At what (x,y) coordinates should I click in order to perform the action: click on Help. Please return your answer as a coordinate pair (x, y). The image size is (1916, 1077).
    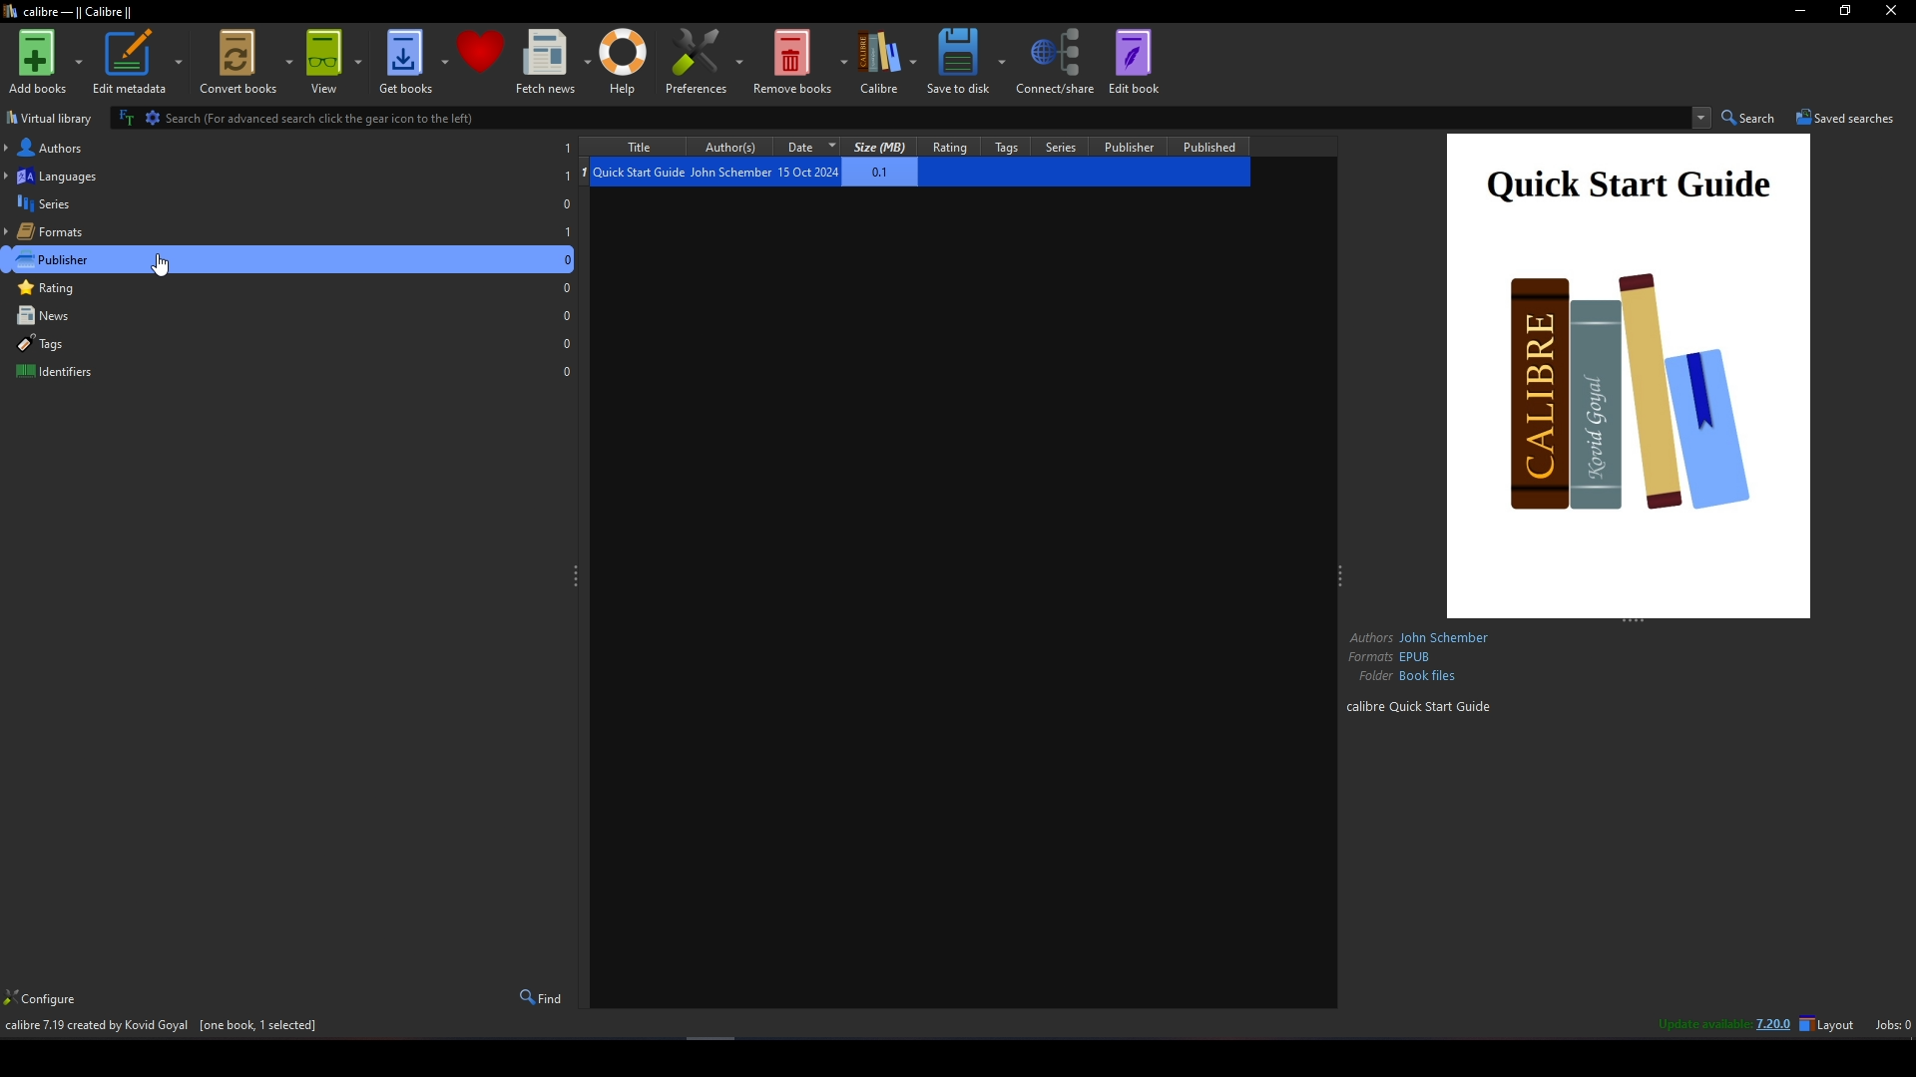
    Looking at the image, I should click on (624, 61).